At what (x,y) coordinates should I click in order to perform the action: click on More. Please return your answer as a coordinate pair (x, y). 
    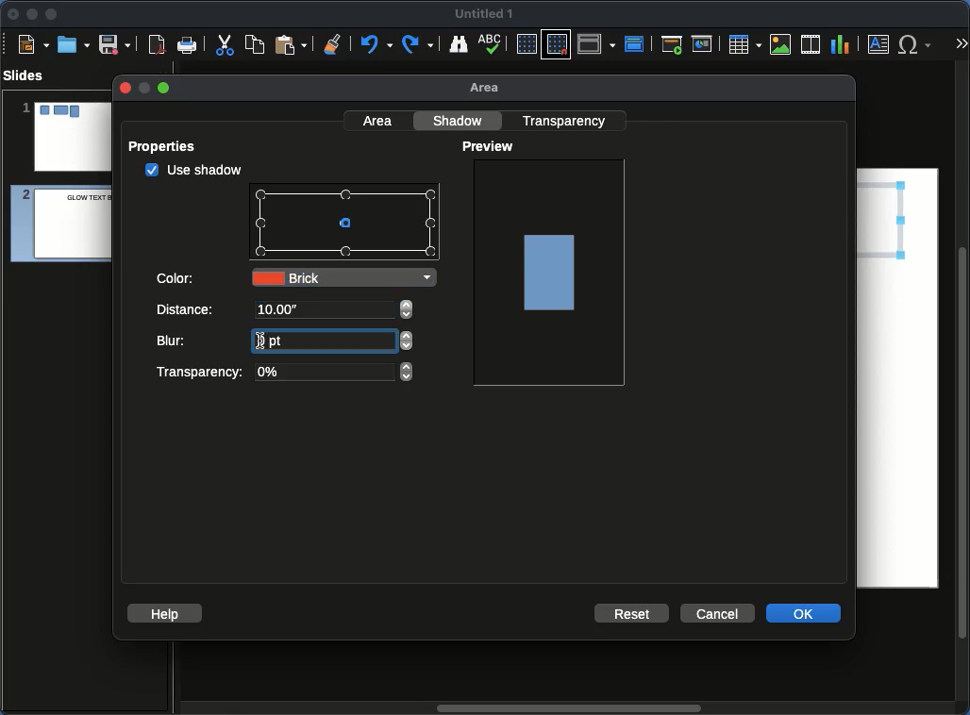
    Looking at the image, I should click on (961, 45).